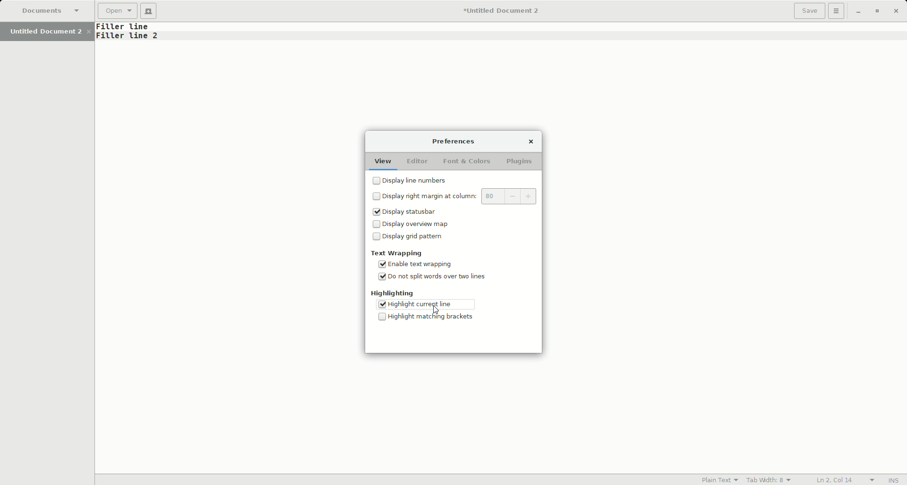  Describe the element at coordinates (381, 303) in the screenshot. I see `Tick` at that location.